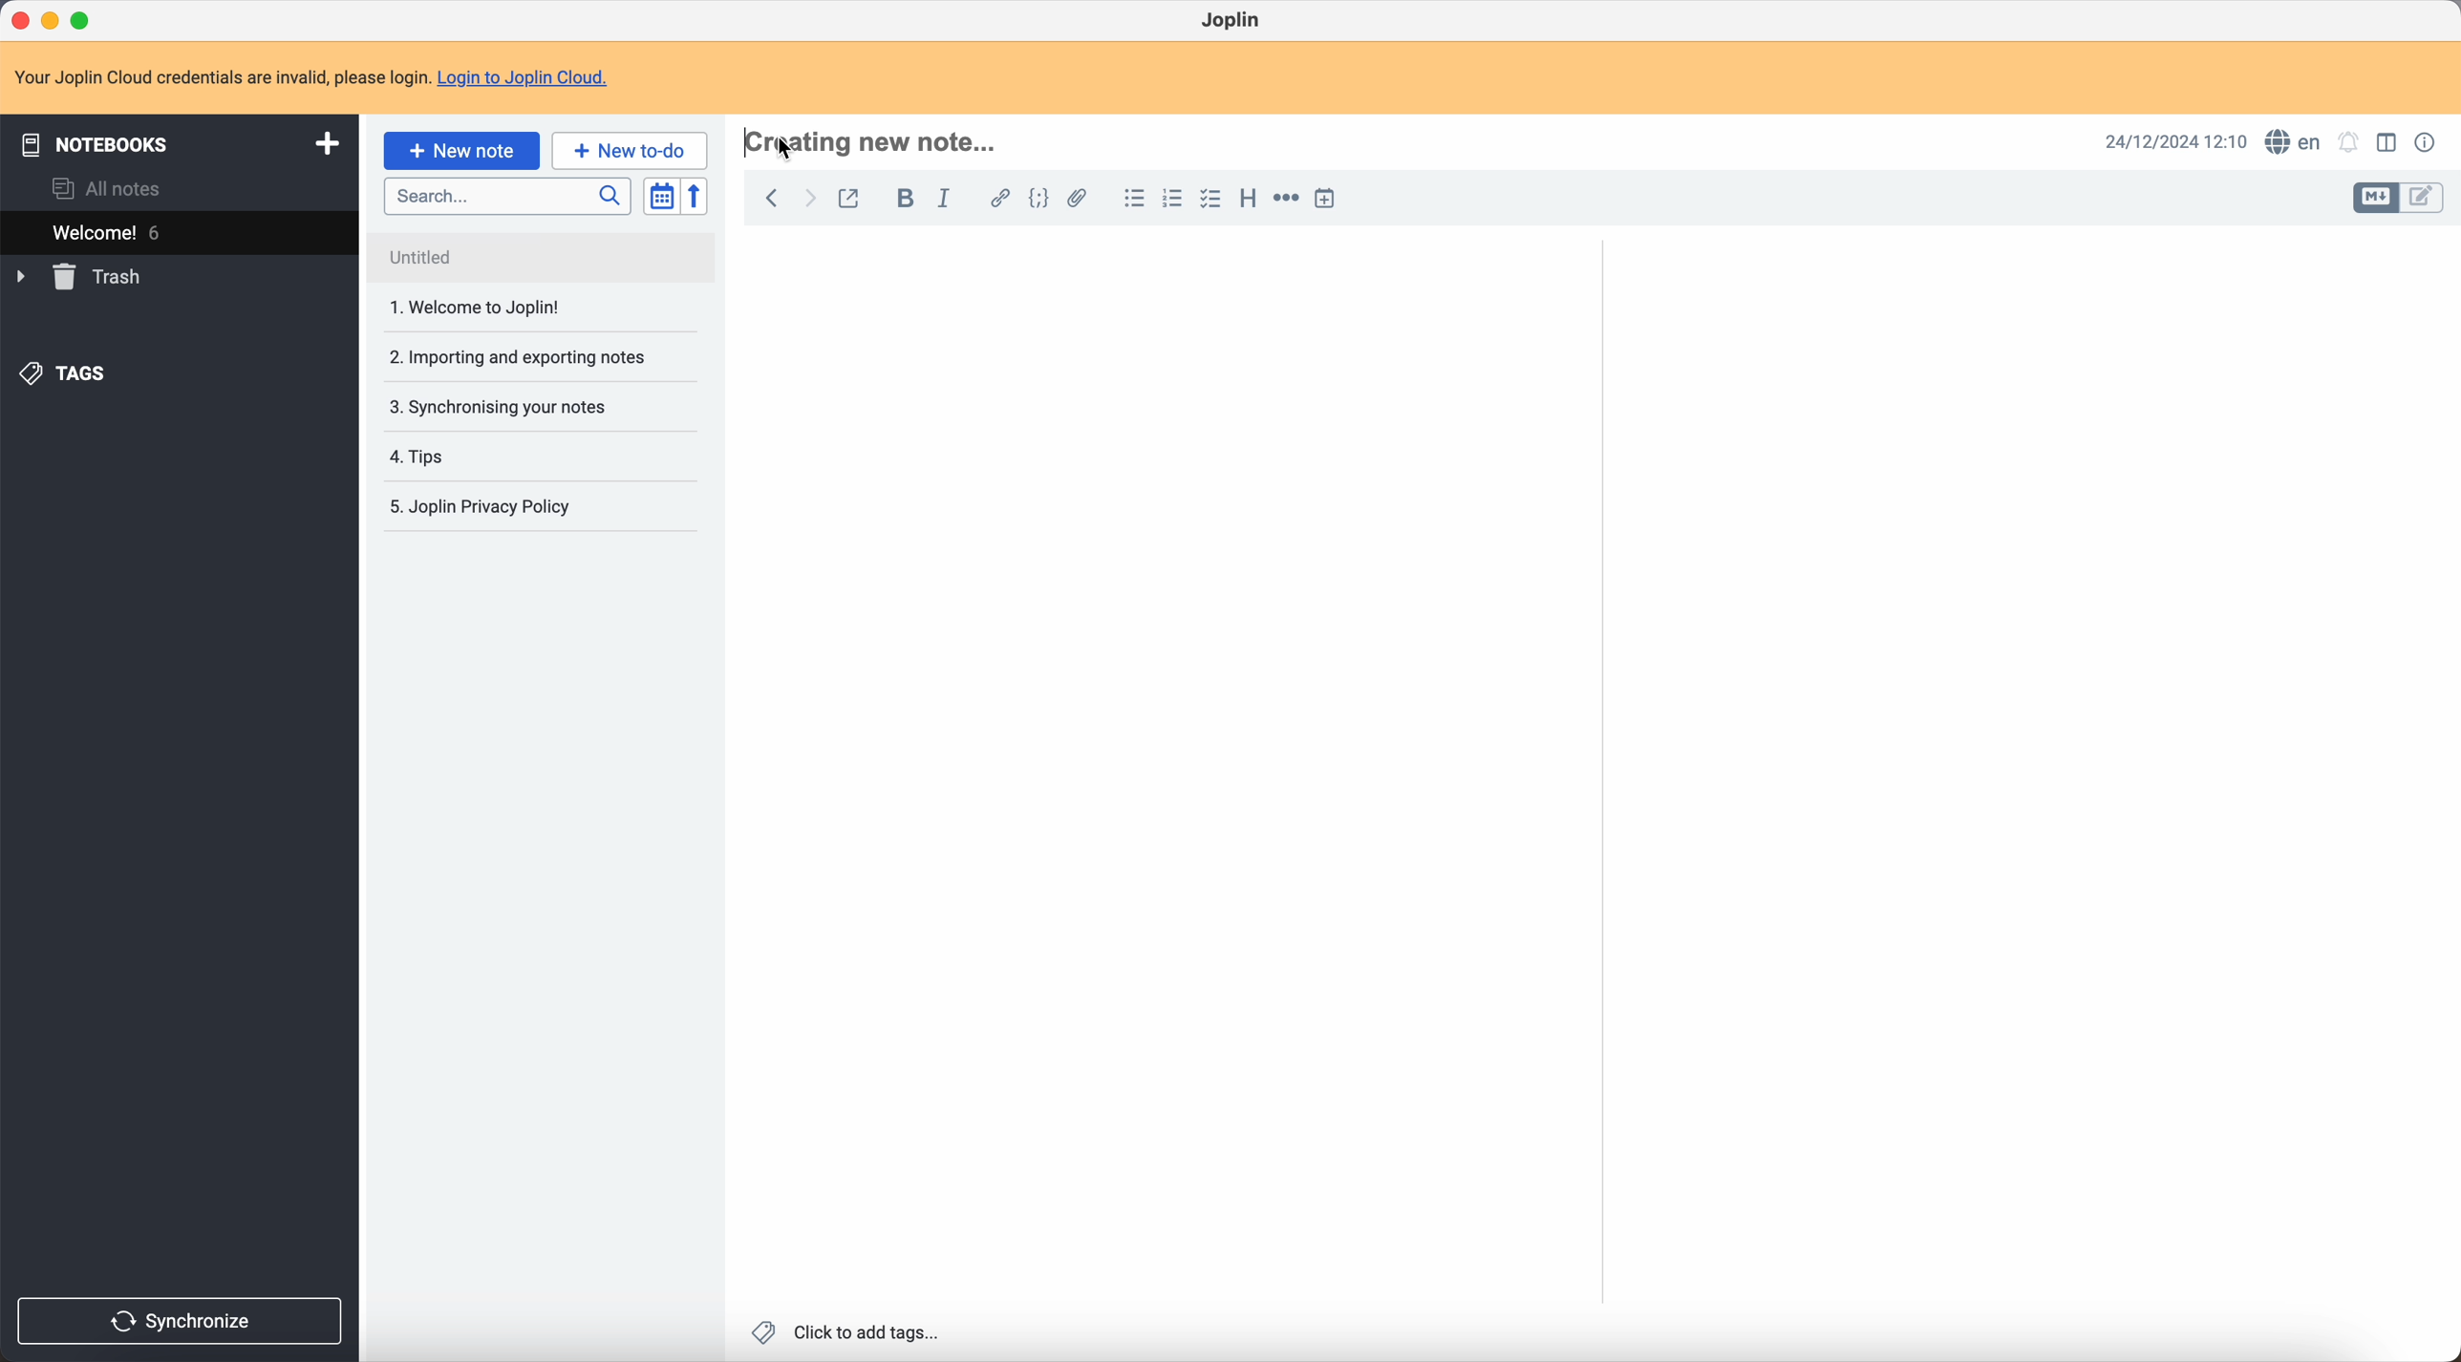 The height and width of the screenshot is (1362, 2461). I want to click on toggle edit layout, so click(2425, 196).